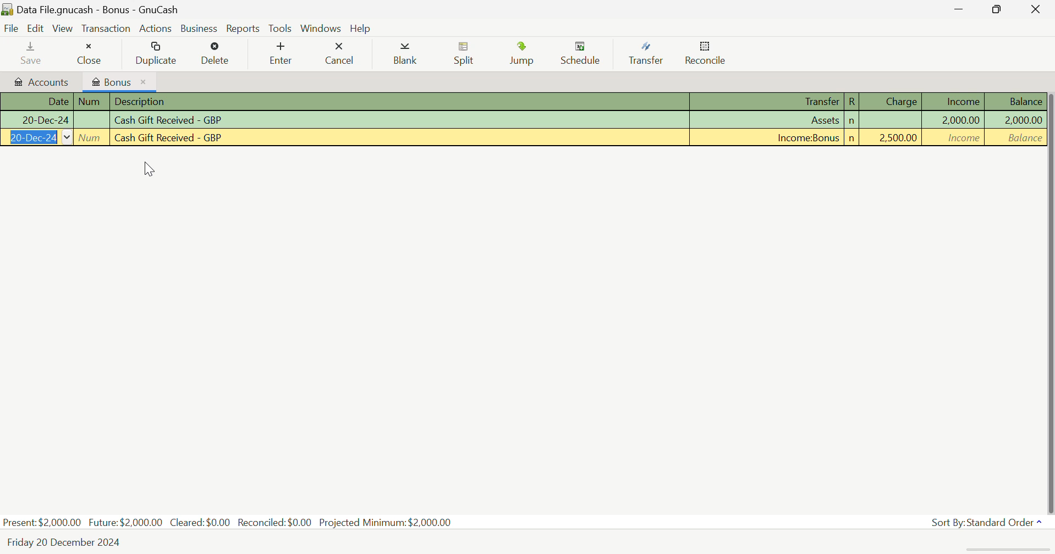 The width and height of the screenshot is (1055, 554). What do you see at coordinates (407, 54) in the screenshot?
I see `Blank` at bounding box center [407, 54].